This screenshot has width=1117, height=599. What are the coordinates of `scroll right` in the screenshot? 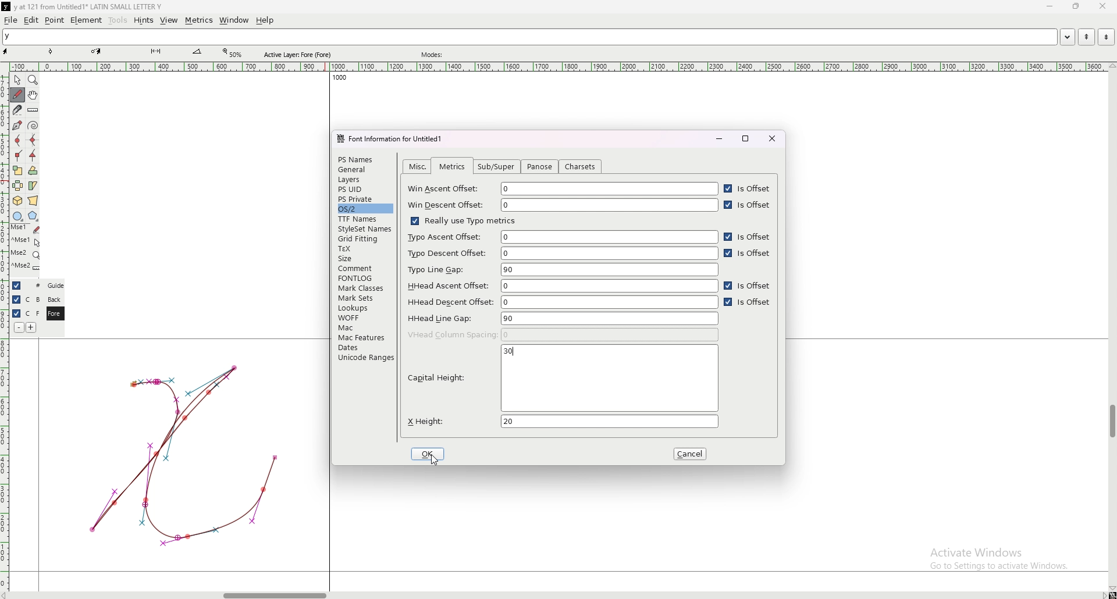 It's located at (8, 595).